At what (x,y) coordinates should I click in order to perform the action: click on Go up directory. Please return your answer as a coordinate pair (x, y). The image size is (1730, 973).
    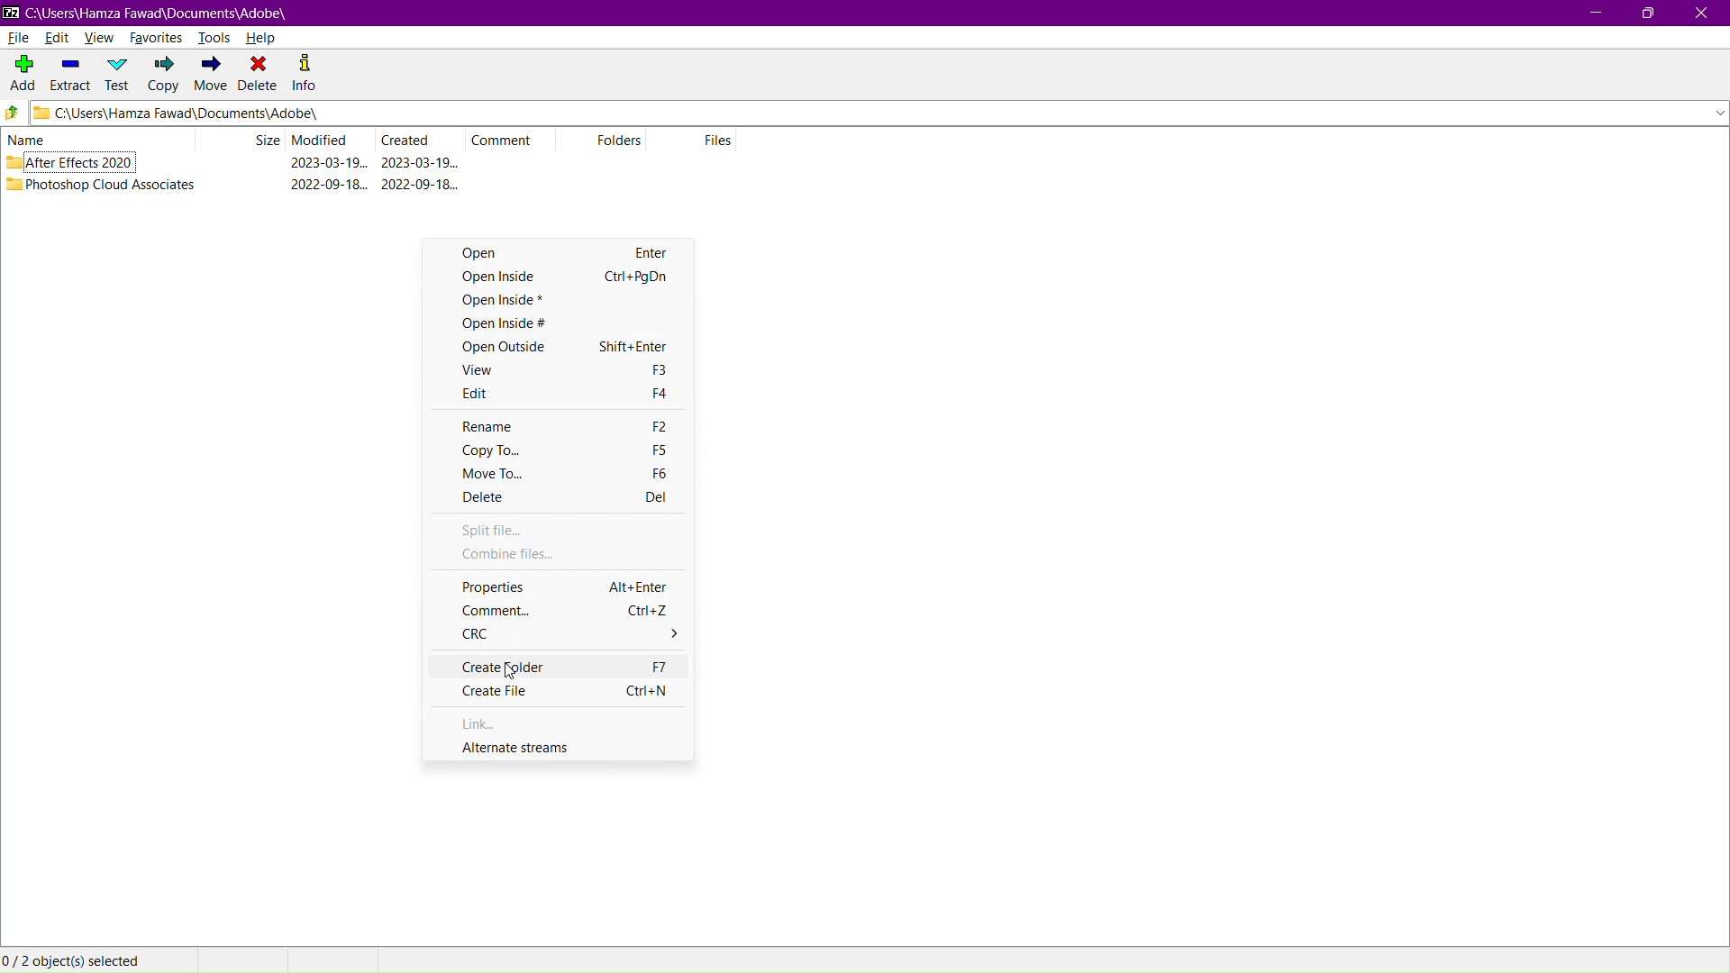
    Looking at the image, I should click on (13, 114).